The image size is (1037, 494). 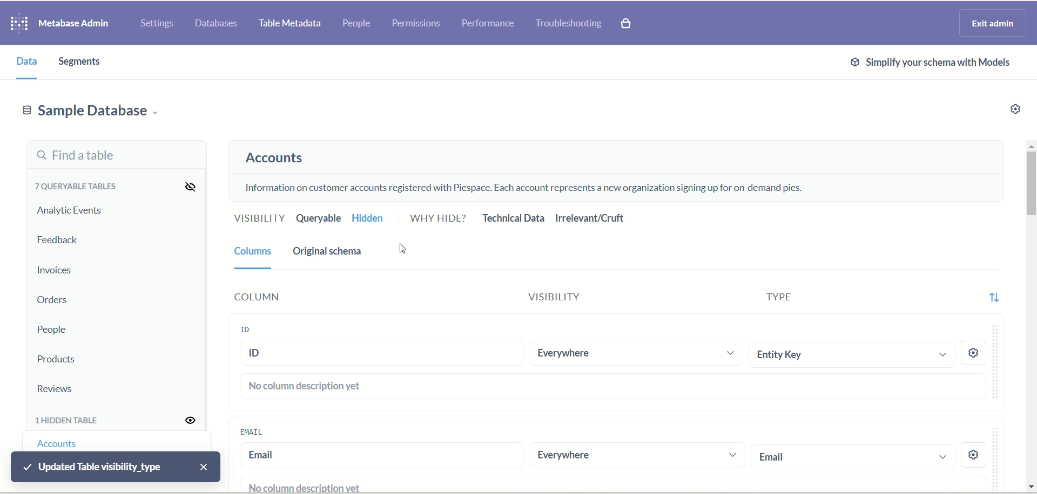 I want to click on ID, so click(x=245, y=328).